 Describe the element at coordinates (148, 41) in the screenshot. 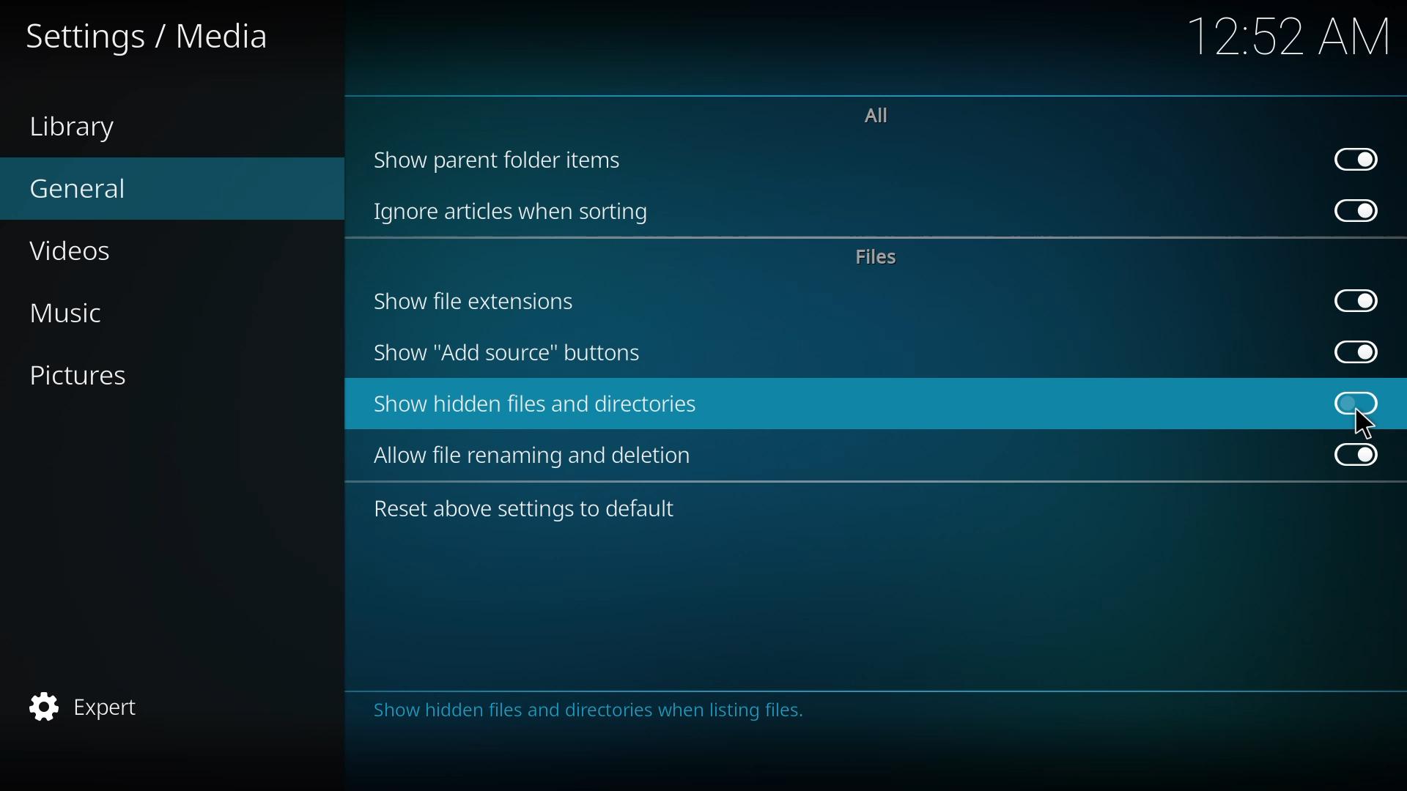

I see `settings /media` at that location.